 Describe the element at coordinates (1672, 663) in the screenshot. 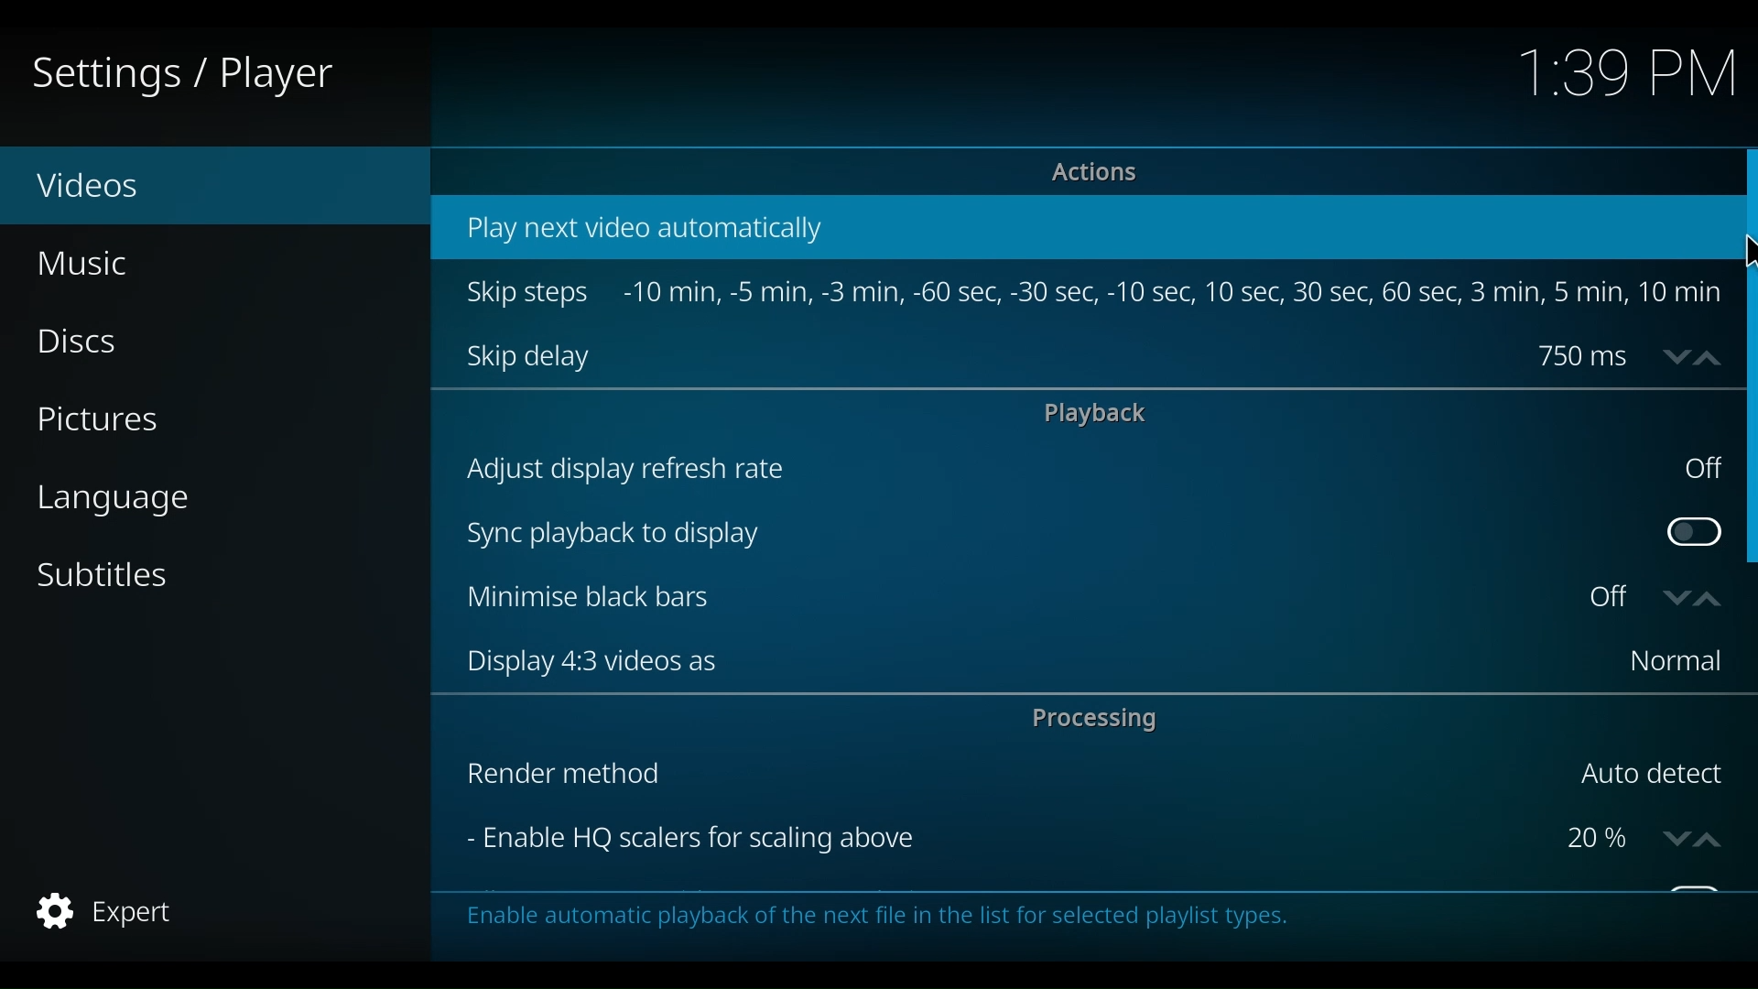

I see `Normal` at that location.